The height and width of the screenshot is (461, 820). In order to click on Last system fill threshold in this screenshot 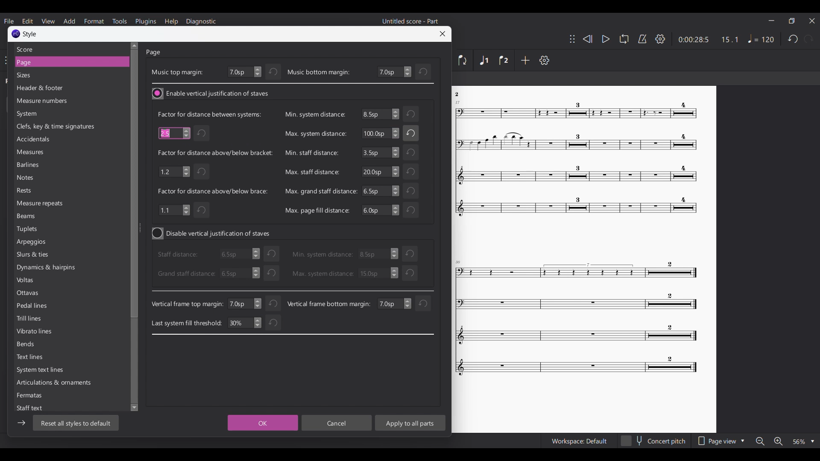, I will do `click(187, 323)`.